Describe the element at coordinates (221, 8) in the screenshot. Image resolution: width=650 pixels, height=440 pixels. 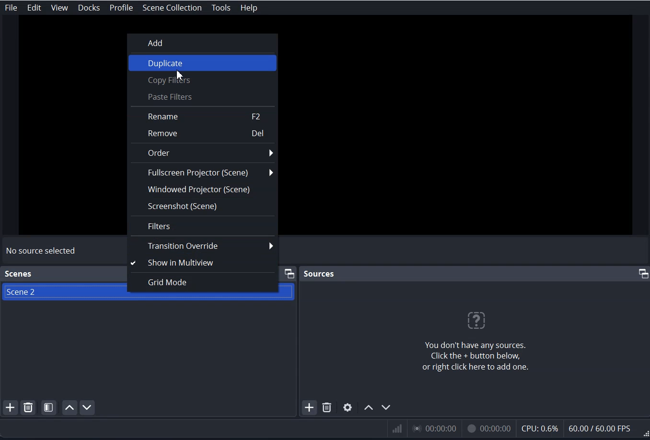
I see `Tools` at that location.